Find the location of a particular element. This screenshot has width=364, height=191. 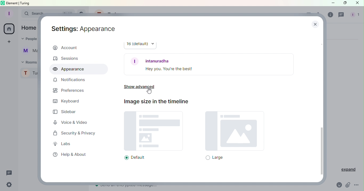

Sessions is located at coordinates (68, 58).